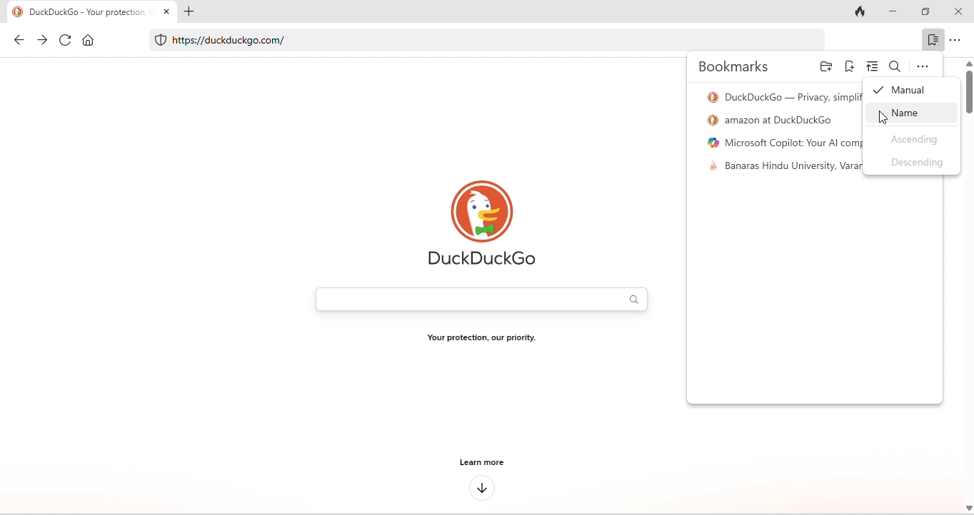 This screenshot has width=974, height=515. What do you see at coordinates (916, 164) in the screenshot?
I see `descending` at bounding box center [916, 164].